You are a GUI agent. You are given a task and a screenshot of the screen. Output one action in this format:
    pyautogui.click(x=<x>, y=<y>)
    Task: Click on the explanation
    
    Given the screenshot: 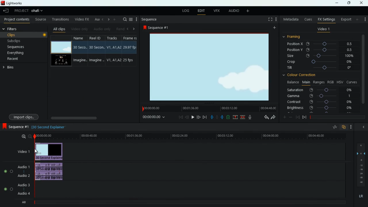 What is the action you would take?
    pyautogui.click(x=49, y=127)
    